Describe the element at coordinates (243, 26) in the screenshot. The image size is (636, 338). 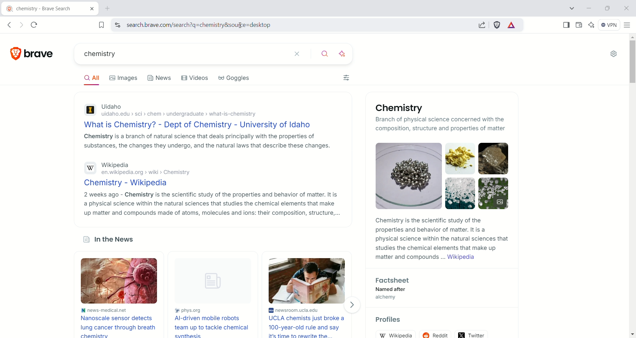
I see `Ibeam cursor` at that location.